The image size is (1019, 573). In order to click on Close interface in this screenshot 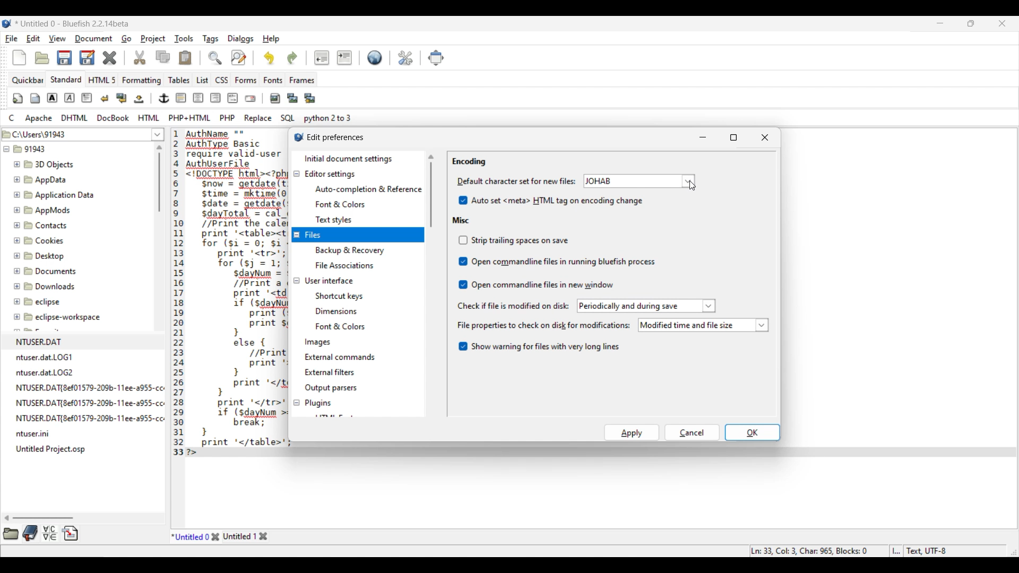, I will do `click(1002, 23)`.